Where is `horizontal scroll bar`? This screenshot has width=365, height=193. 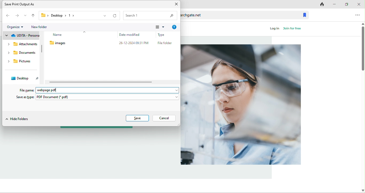 horizontal scroll bar is located at coordinates (101, 82).